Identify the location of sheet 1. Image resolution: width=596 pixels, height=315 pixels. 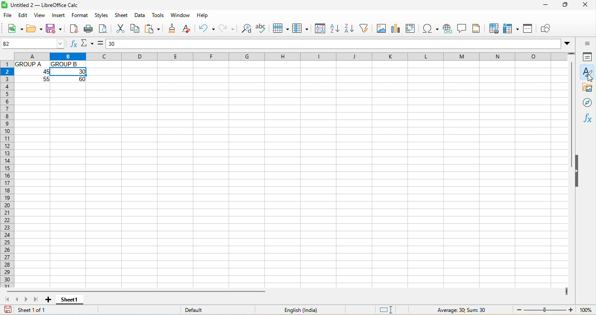
(72, 300).